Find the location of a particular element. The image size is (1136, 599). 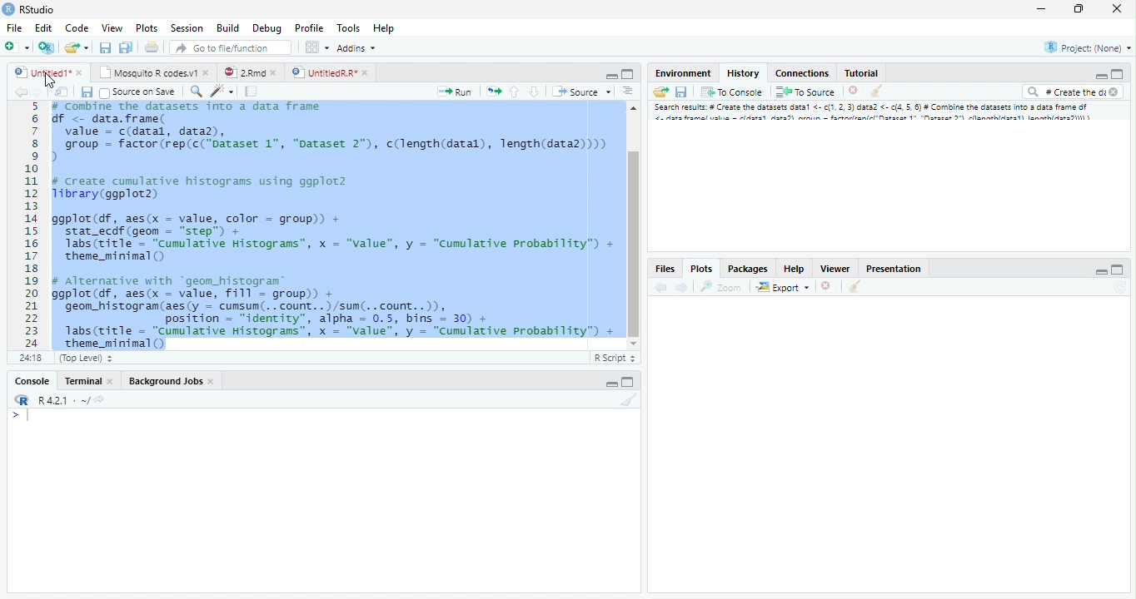

Zoom is located at coordinates (720, 288).